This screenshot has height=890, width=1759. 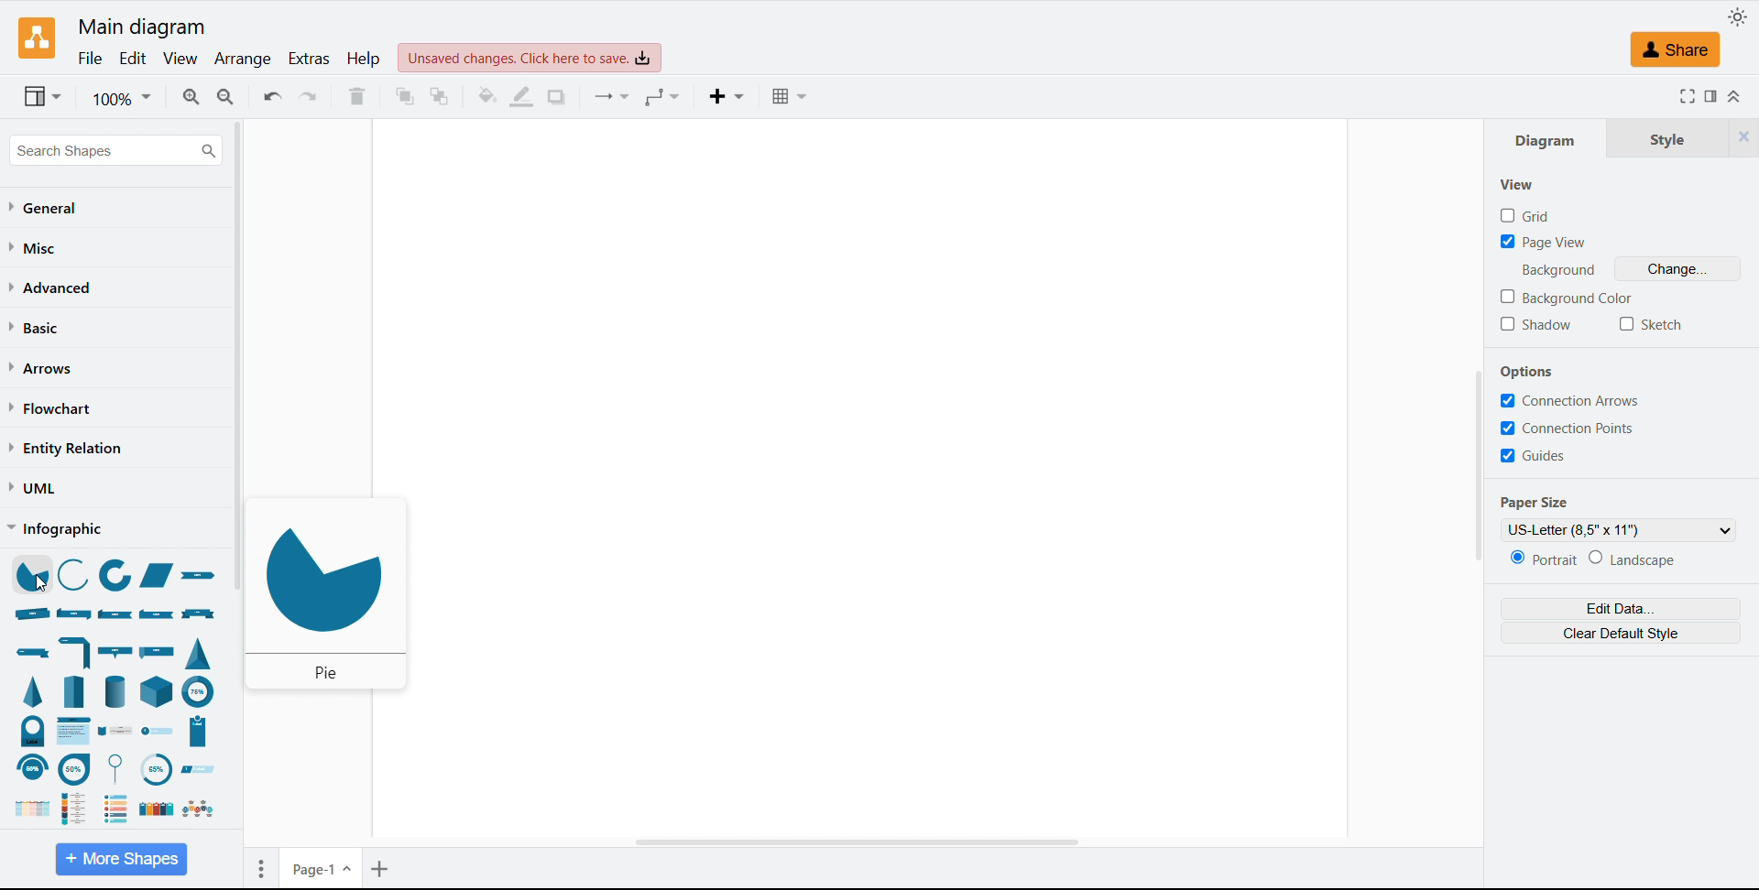 I want to click on partial concentric ellipse, so click(x=199, y=691).